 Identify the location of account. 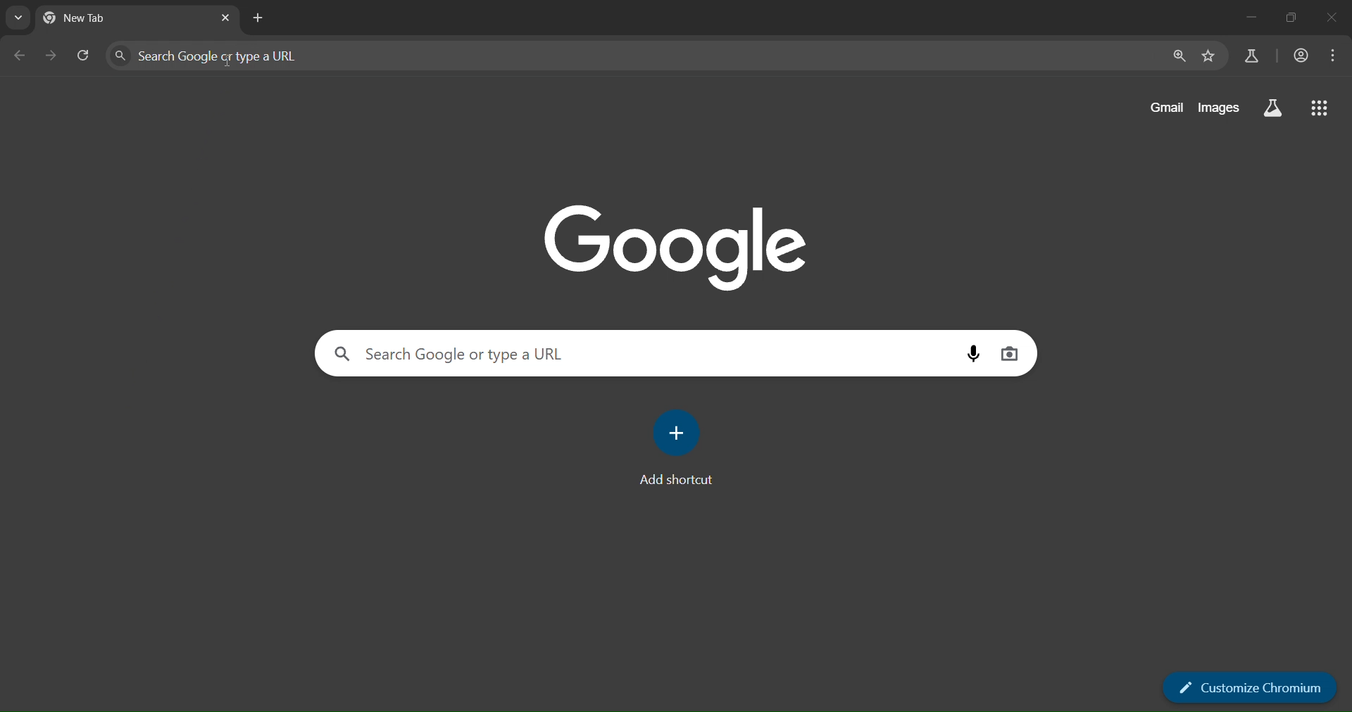
(1301, 58).